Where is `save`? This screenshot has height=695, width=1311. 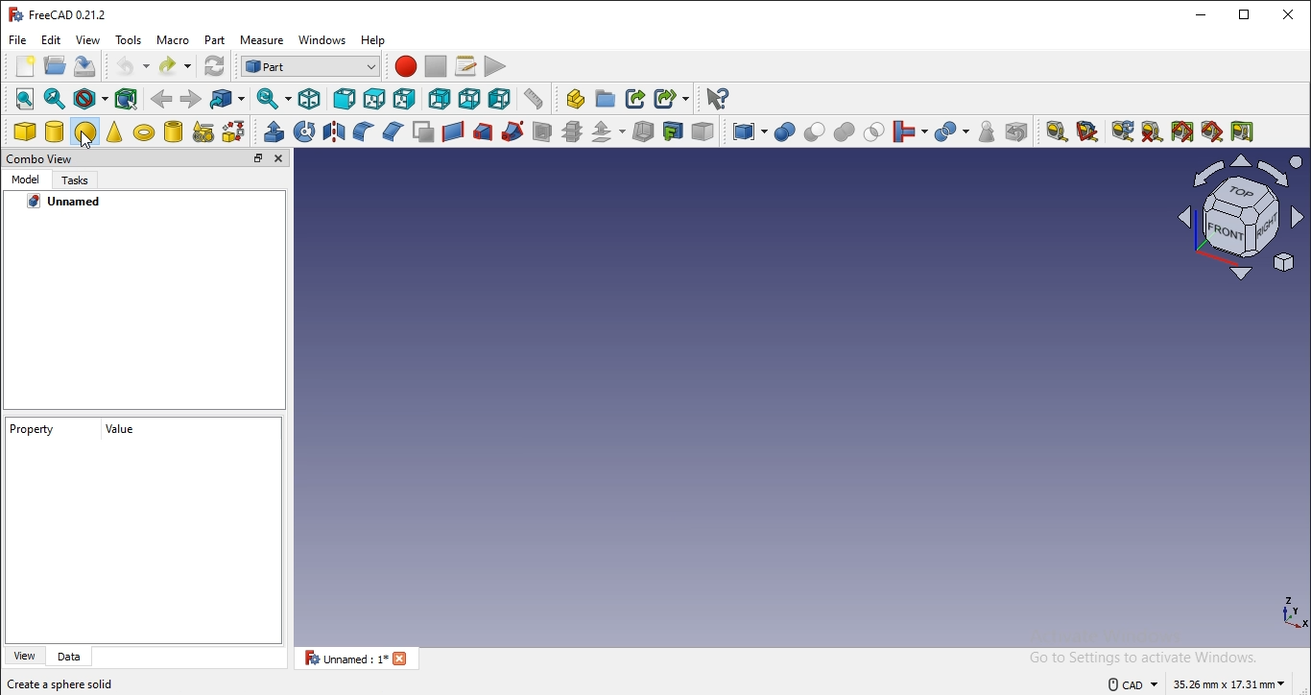 save is located at coordinates (56, 64).